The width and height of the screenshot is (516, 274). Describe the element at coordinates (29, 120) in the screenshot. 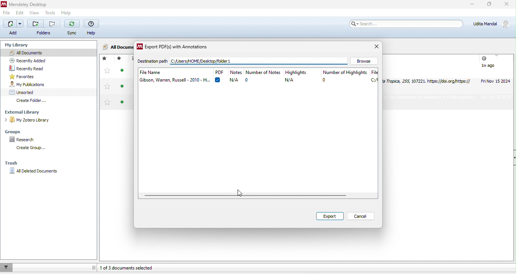

I see `my zotero library` at that location.